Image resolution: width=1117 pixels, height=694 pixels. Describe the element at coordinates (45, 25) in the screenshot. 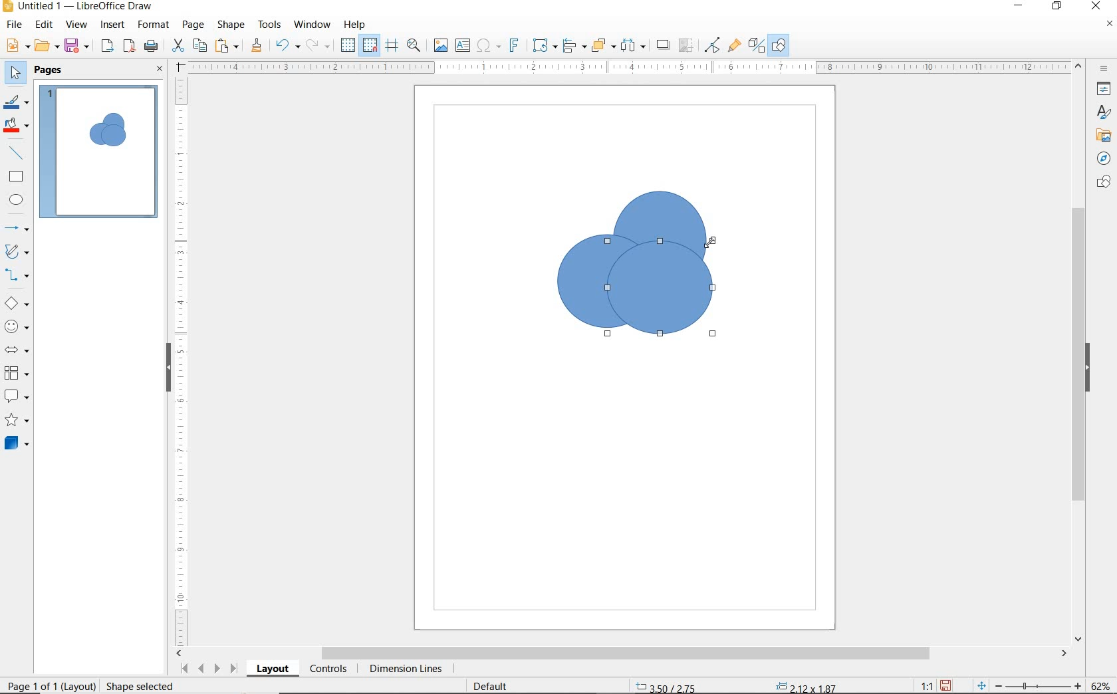

I see `EDIT` at that location.